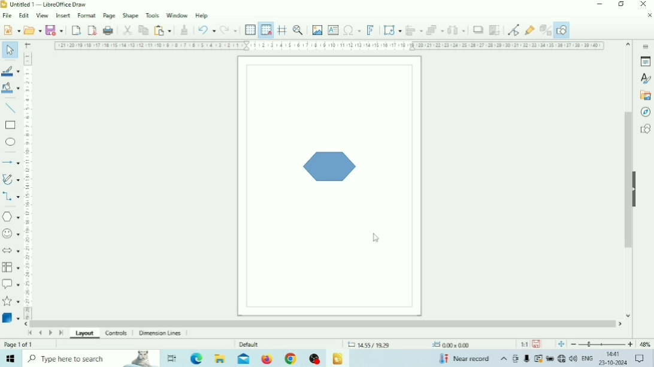 This screenshot has width=654, height=367. I want to click on Tools, so click(153, 15).